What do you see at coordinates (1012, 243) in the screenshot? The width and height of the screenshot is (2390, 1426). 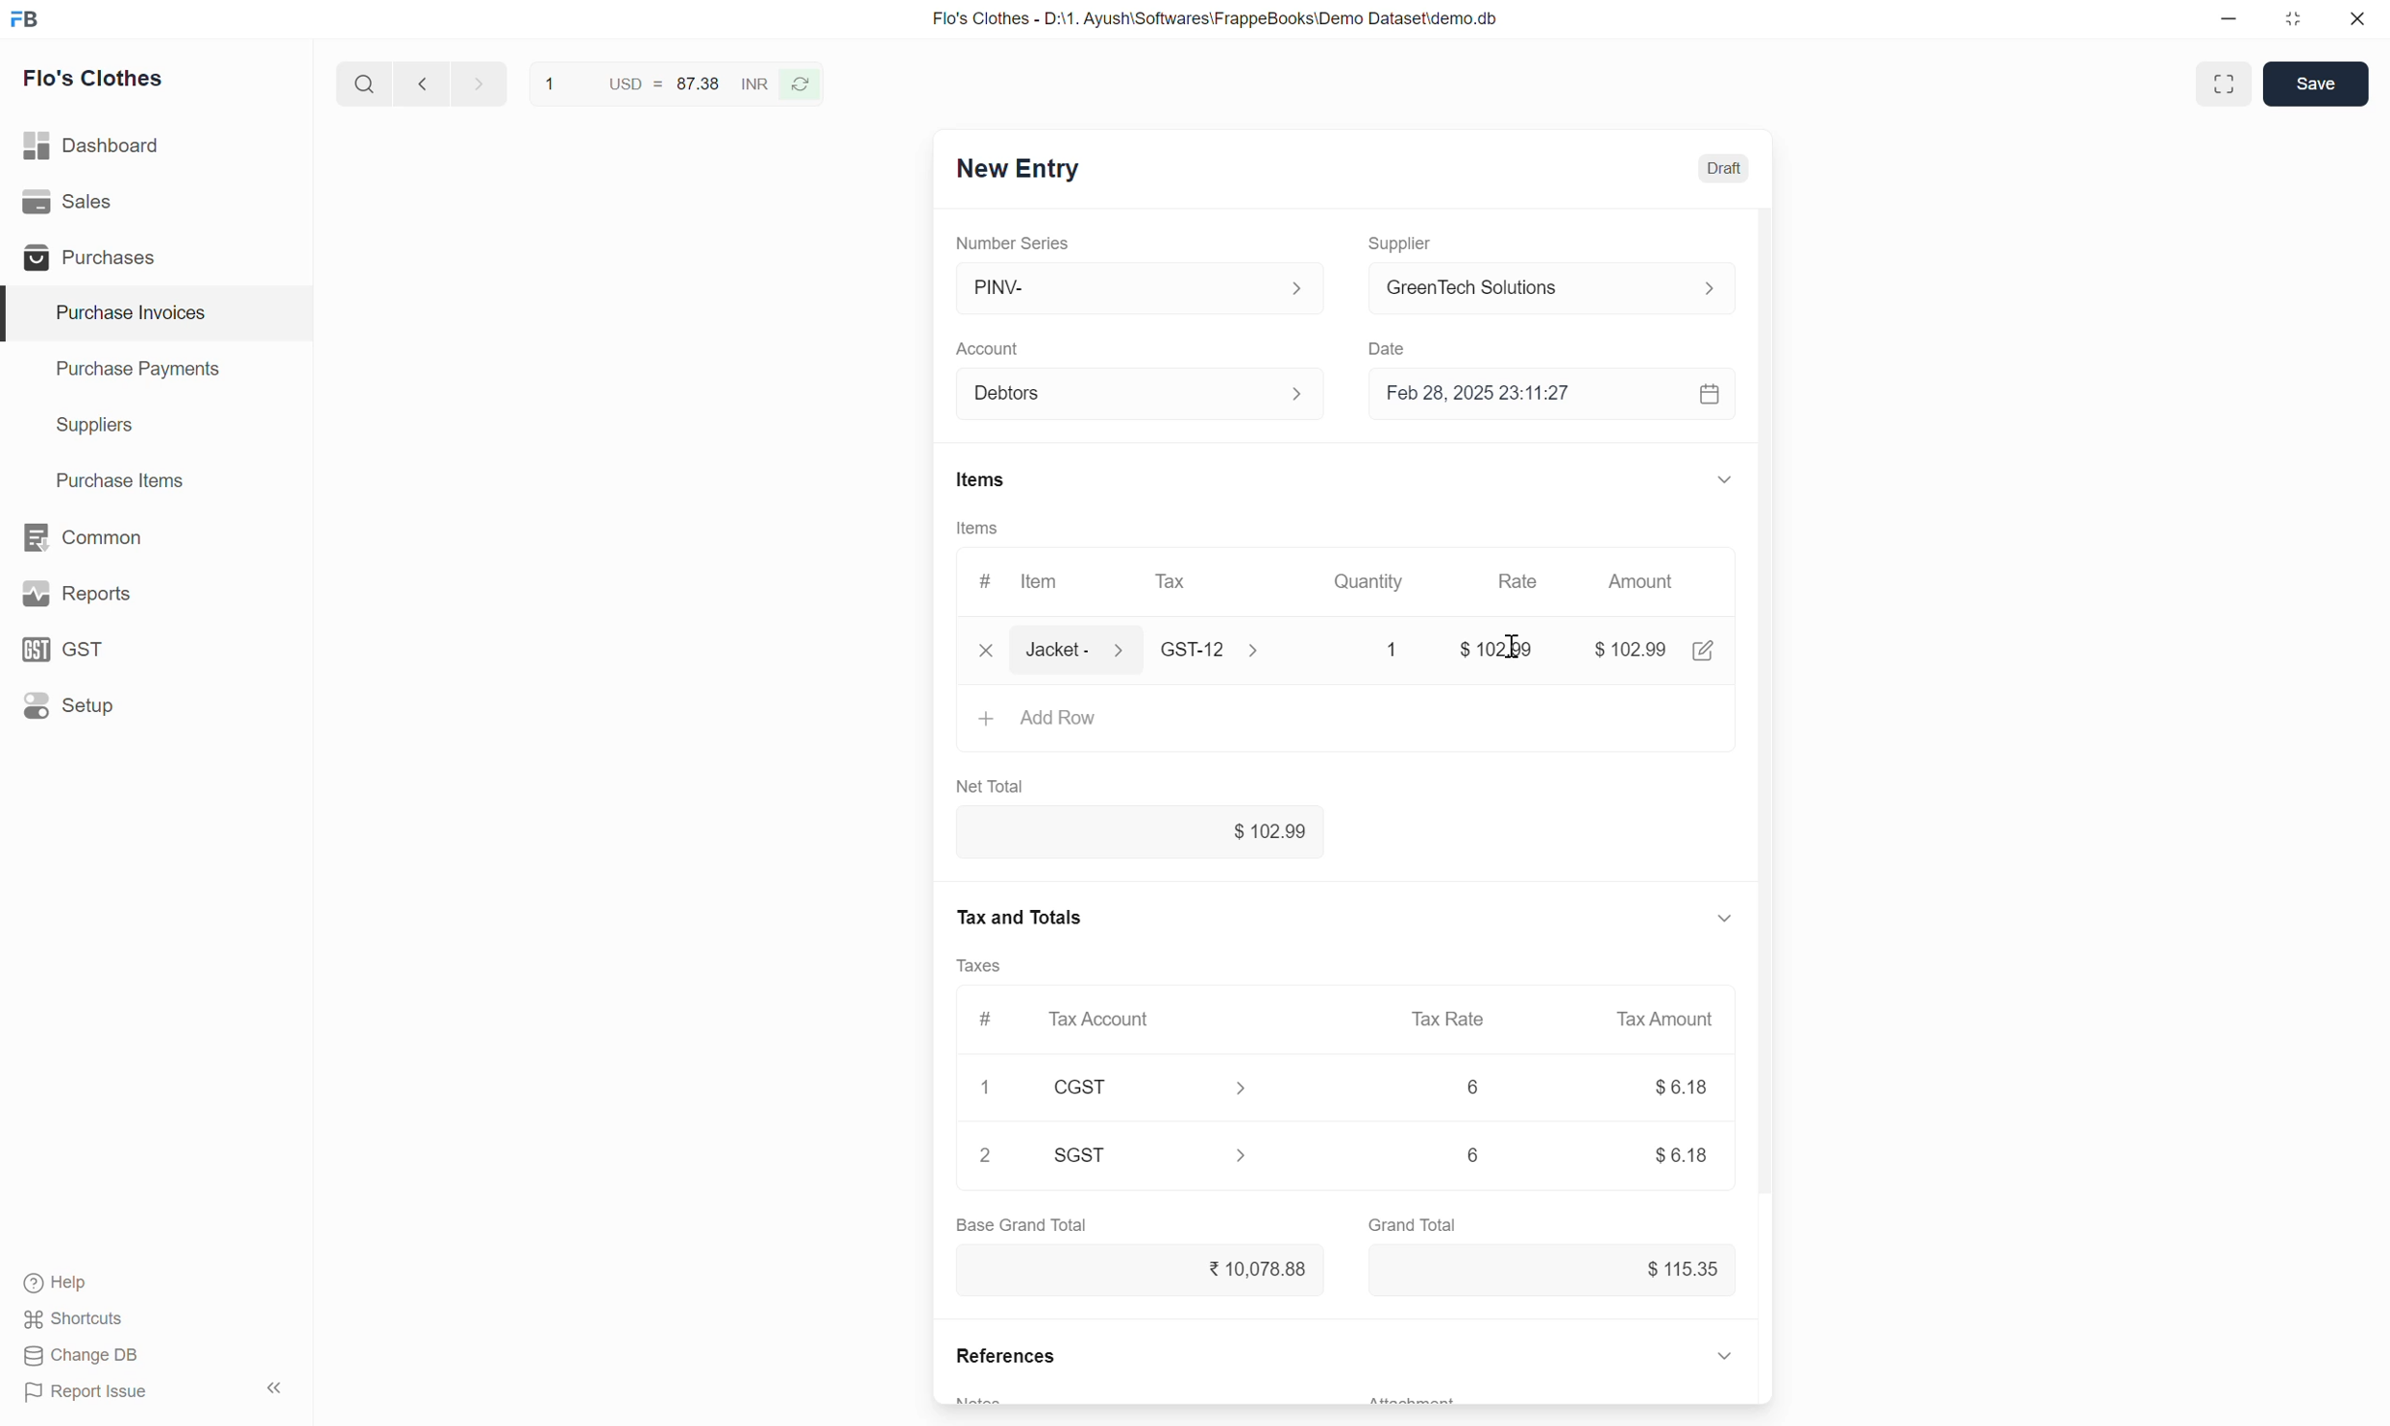 I see `Number Series` at bounding box center [1012, 243].